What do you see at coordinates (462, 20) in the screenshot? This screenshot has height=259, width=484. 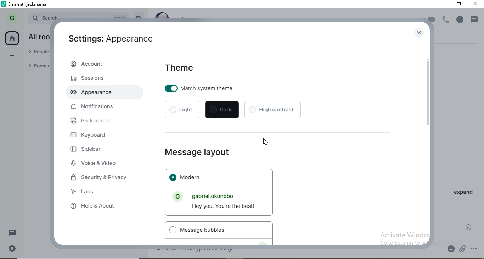 I see `info` at bounding box center [462, 20].